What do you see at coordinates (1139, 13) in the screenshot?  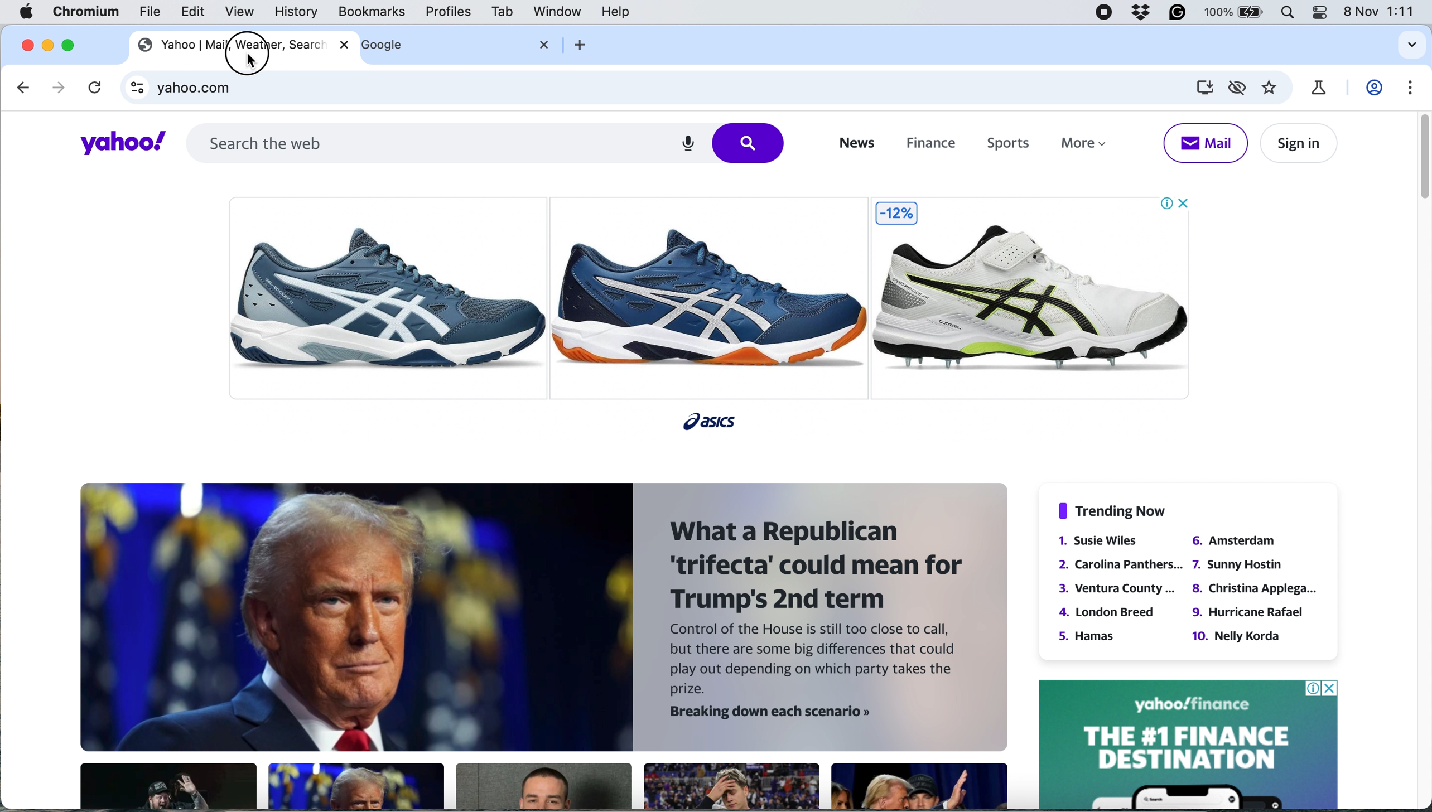 I see `dropbox` at bounding box center [1139, 13].